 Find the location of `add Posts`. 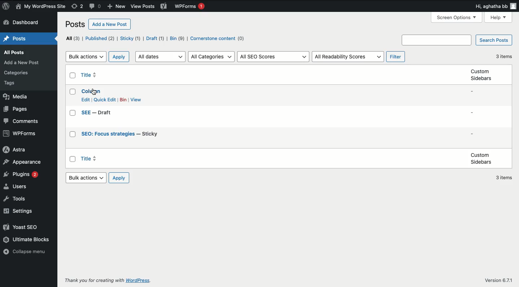

add Posts is located at coordinates (22, 63).